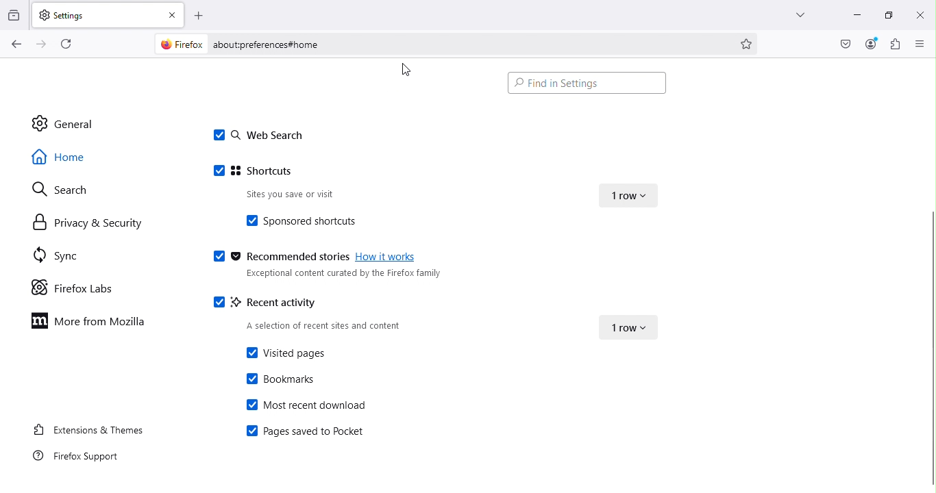 This screenshot has width=936, height=493. Describe the element at coordinates (282, 379) in the screenshot. I see `Bookmarks` at that location.